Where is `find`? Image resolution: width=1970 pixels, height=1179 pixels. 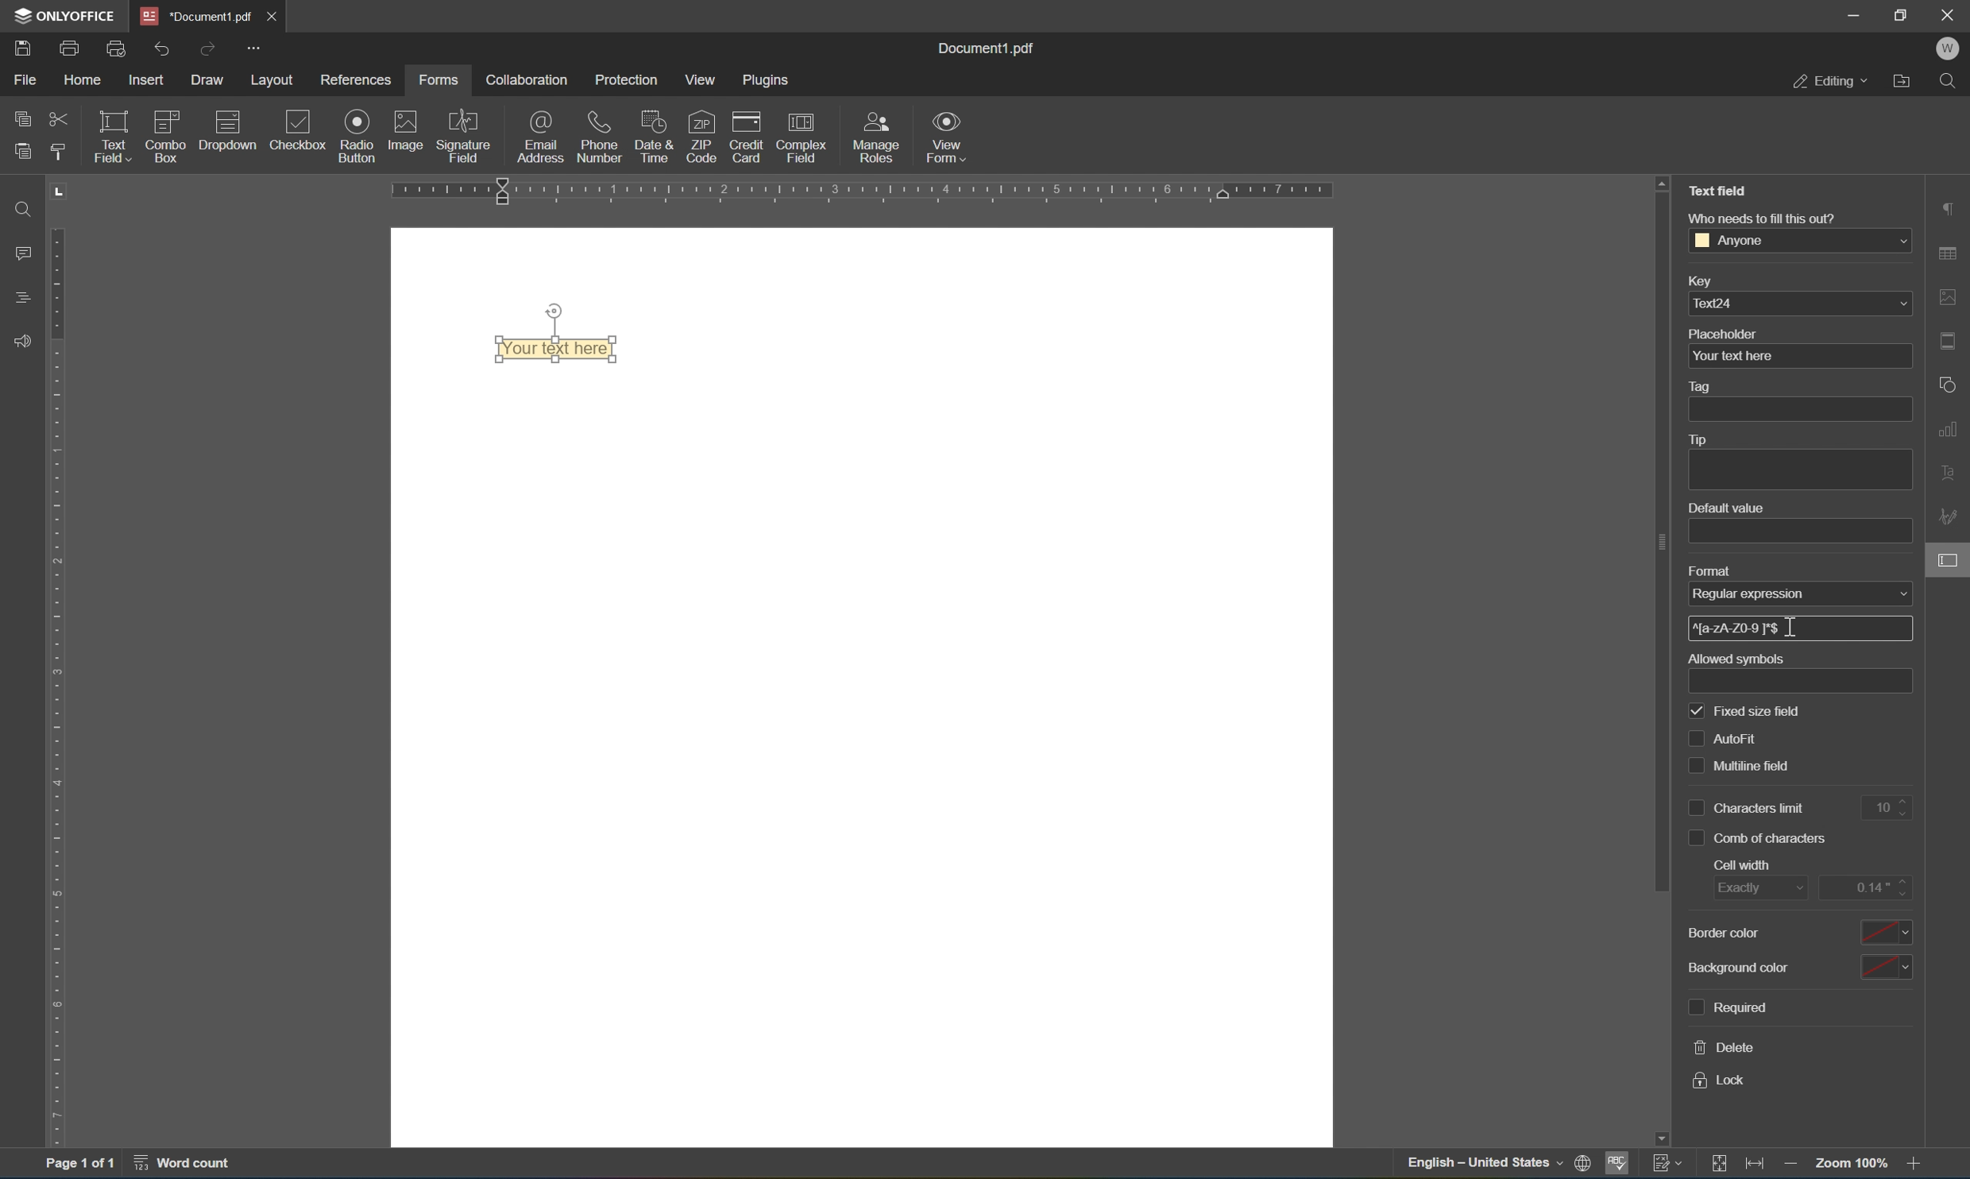 find is located at coordinates (22, 208).